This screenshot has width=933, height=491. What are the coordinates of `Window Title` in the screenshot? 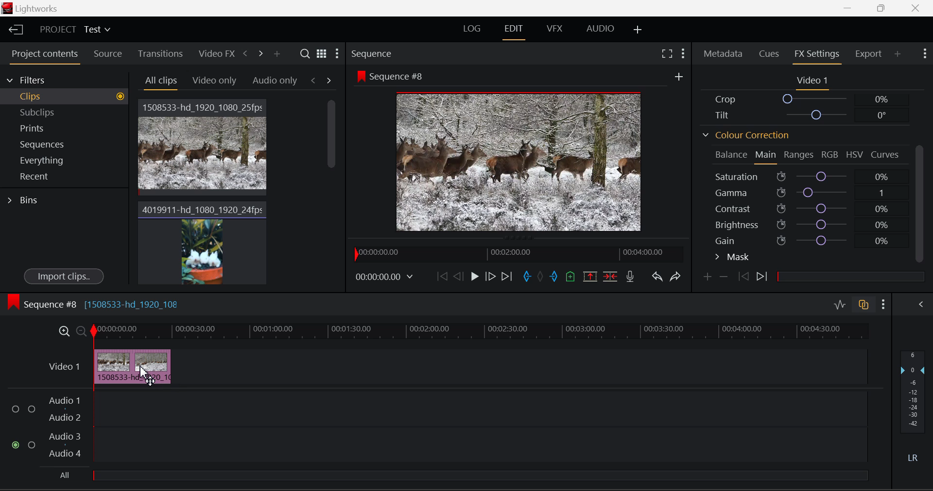 It's located at (33, 9).